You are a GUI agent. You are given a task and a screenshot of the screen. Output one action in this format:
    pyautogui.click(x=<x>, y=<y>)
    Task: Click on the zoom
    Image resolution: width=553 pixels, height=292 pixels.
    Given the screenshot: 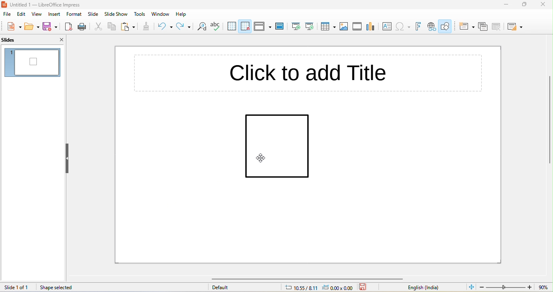 What is the action you would take?
    pyautogui.click(x=516, y=287)
    